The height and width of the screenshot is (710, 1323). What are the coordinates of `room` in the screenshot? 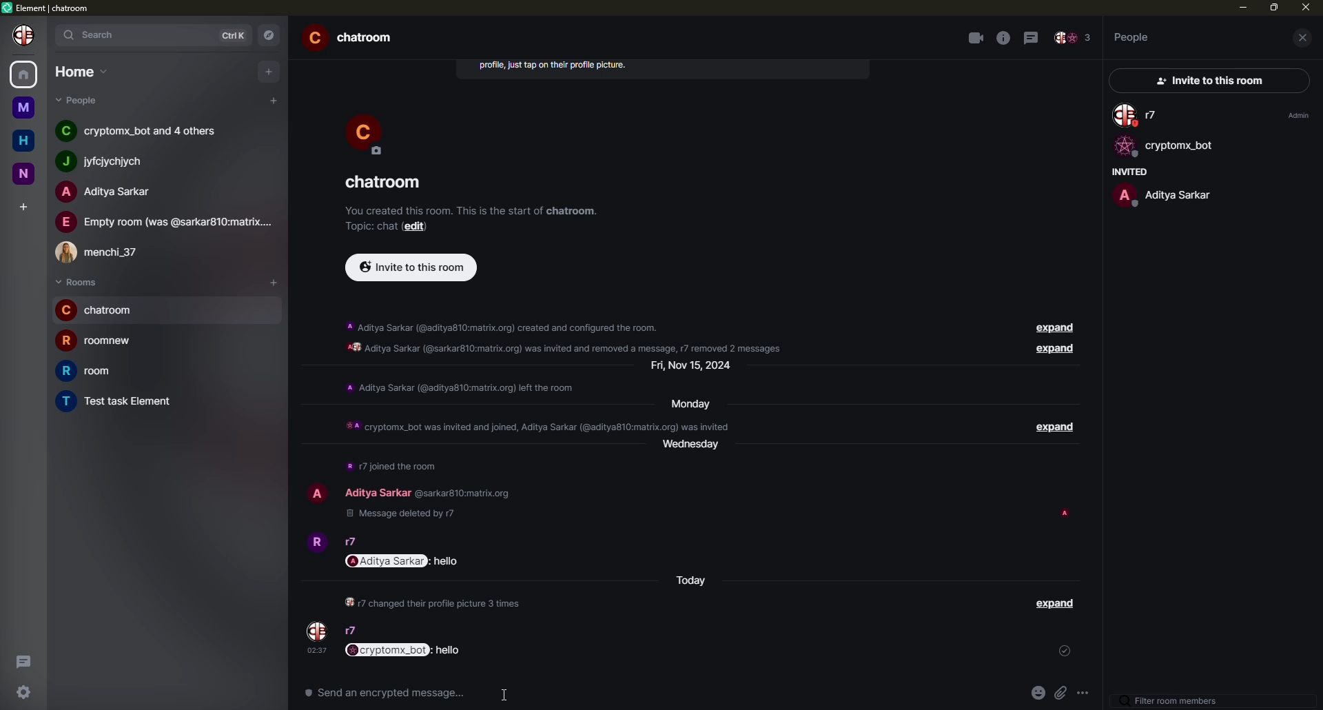 It's located at (354, 39).